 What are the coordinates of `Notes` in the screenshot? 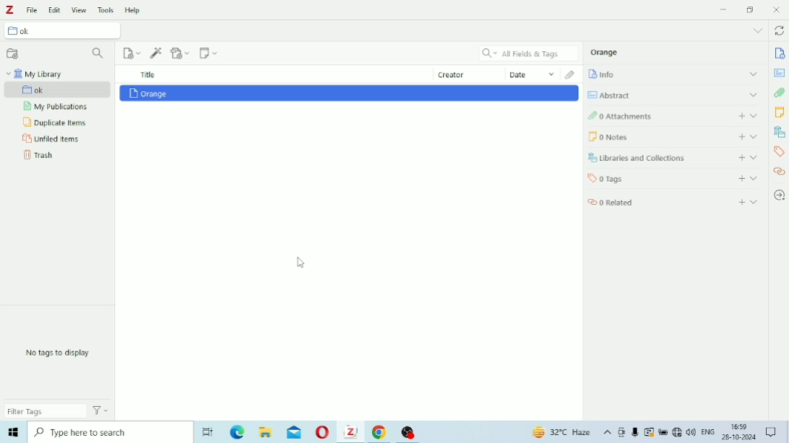 It's located at (779, 112).